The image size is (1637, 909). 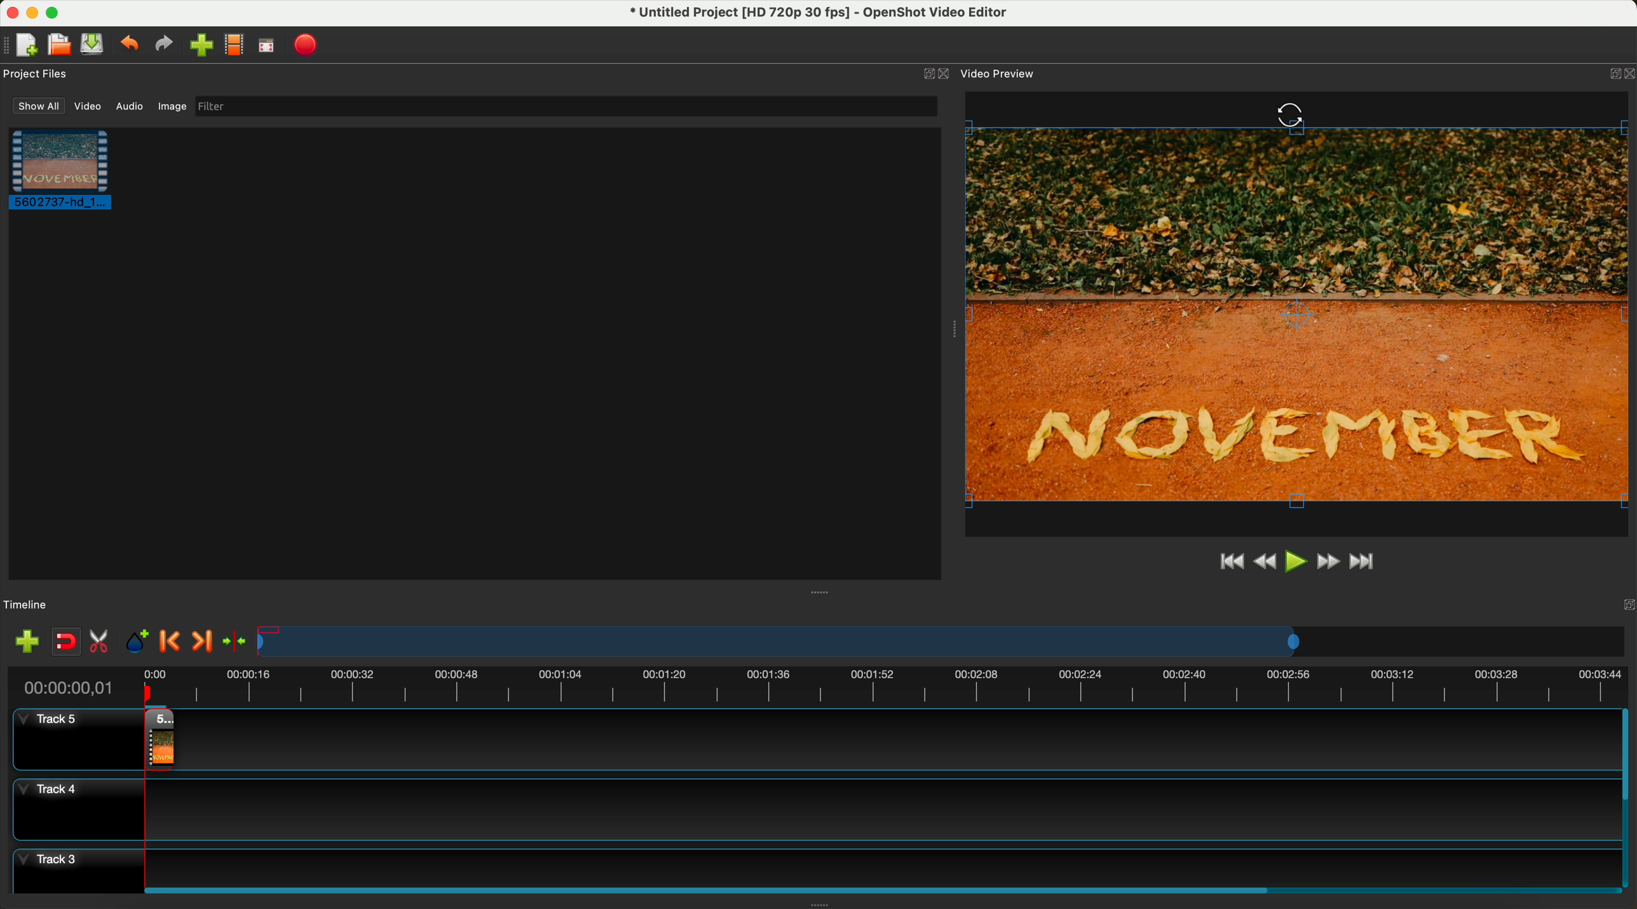 I want to click on fullscreen, so click(x=265, y=46).